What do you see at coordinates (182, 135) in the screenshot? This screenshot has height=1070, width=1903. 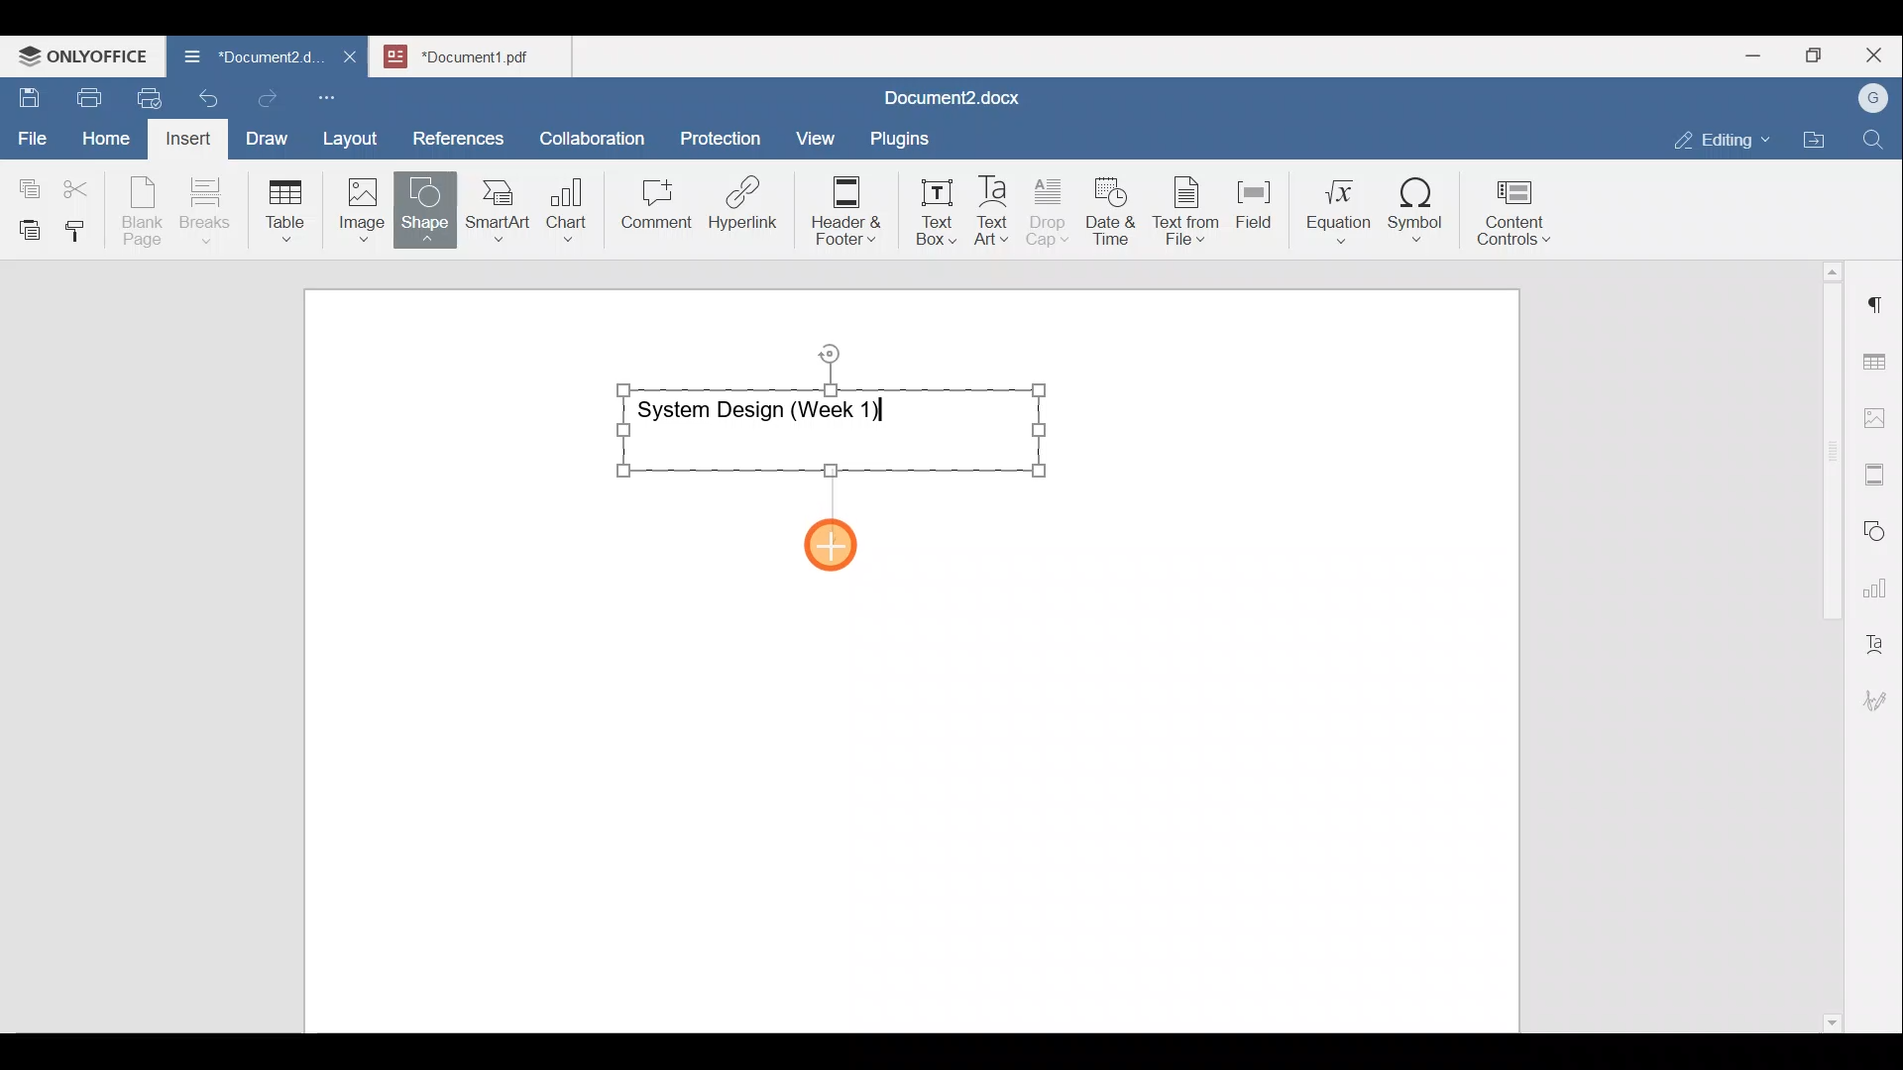 I see `Insert` at bounding box center [182, 135].